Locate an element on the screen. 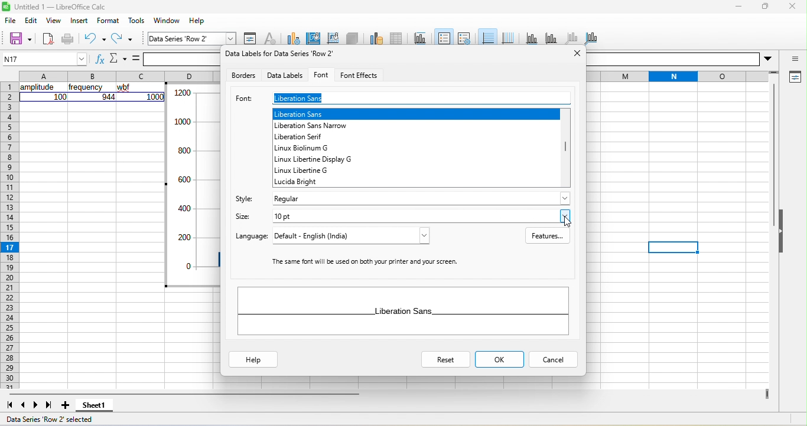  vertical scroll bar is located at coordinates (564, 158).